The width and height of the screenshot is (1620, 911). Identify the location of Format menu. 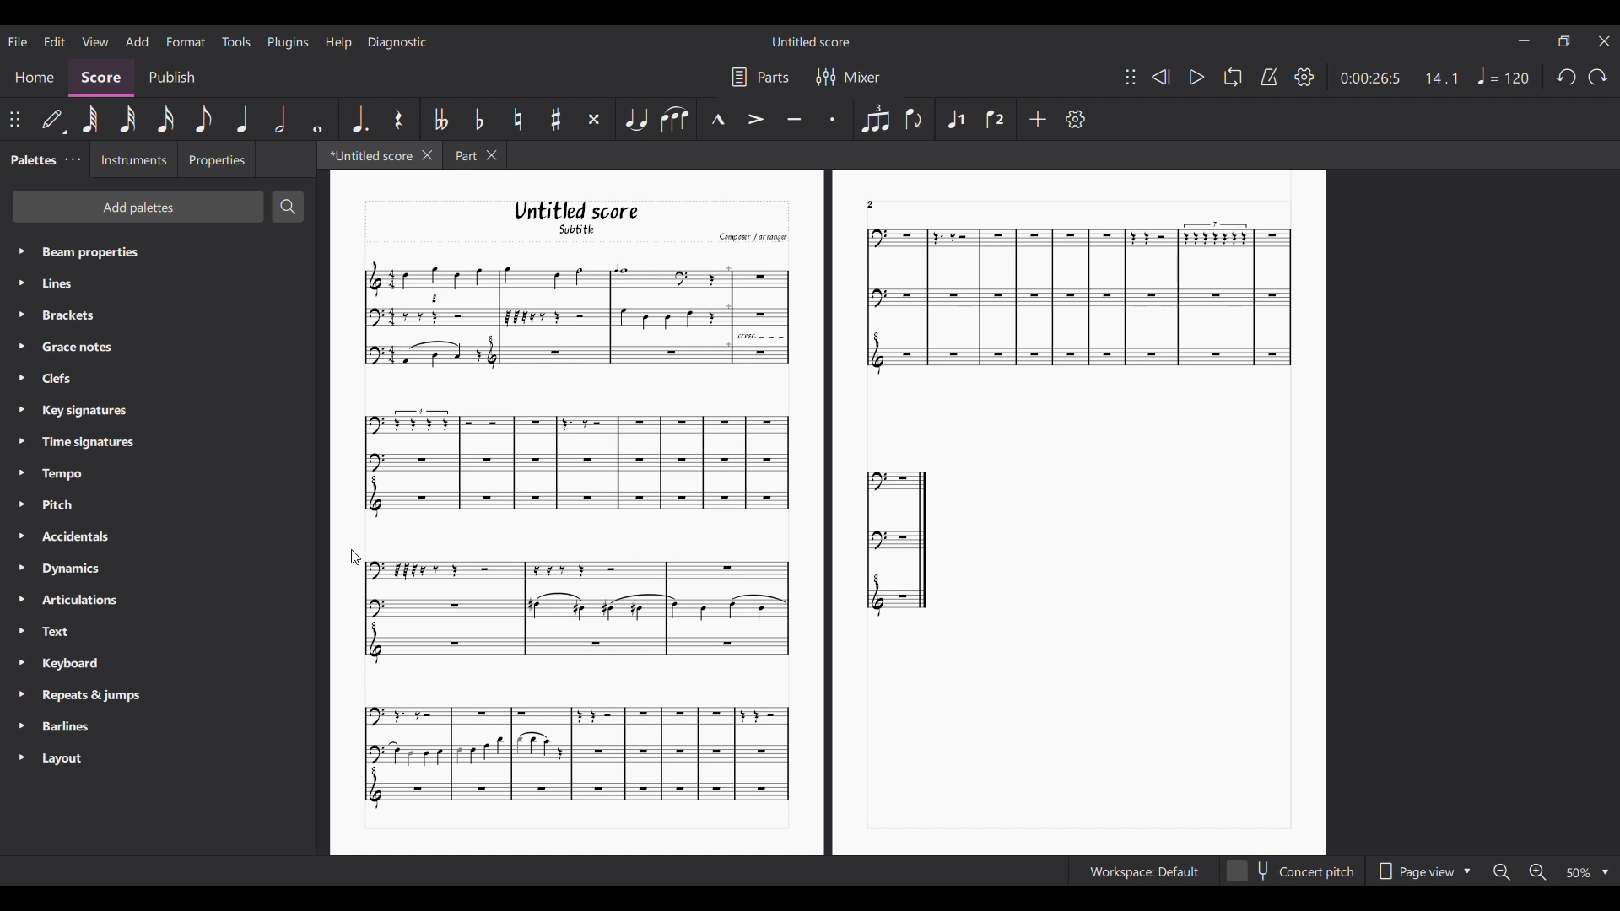
(186, 42).